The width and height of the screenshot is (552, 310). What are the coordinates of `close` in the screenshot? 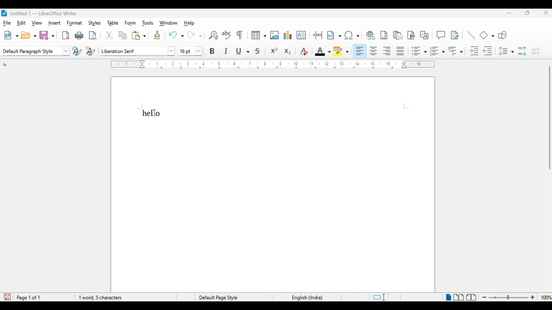 It's located at (546, 13).